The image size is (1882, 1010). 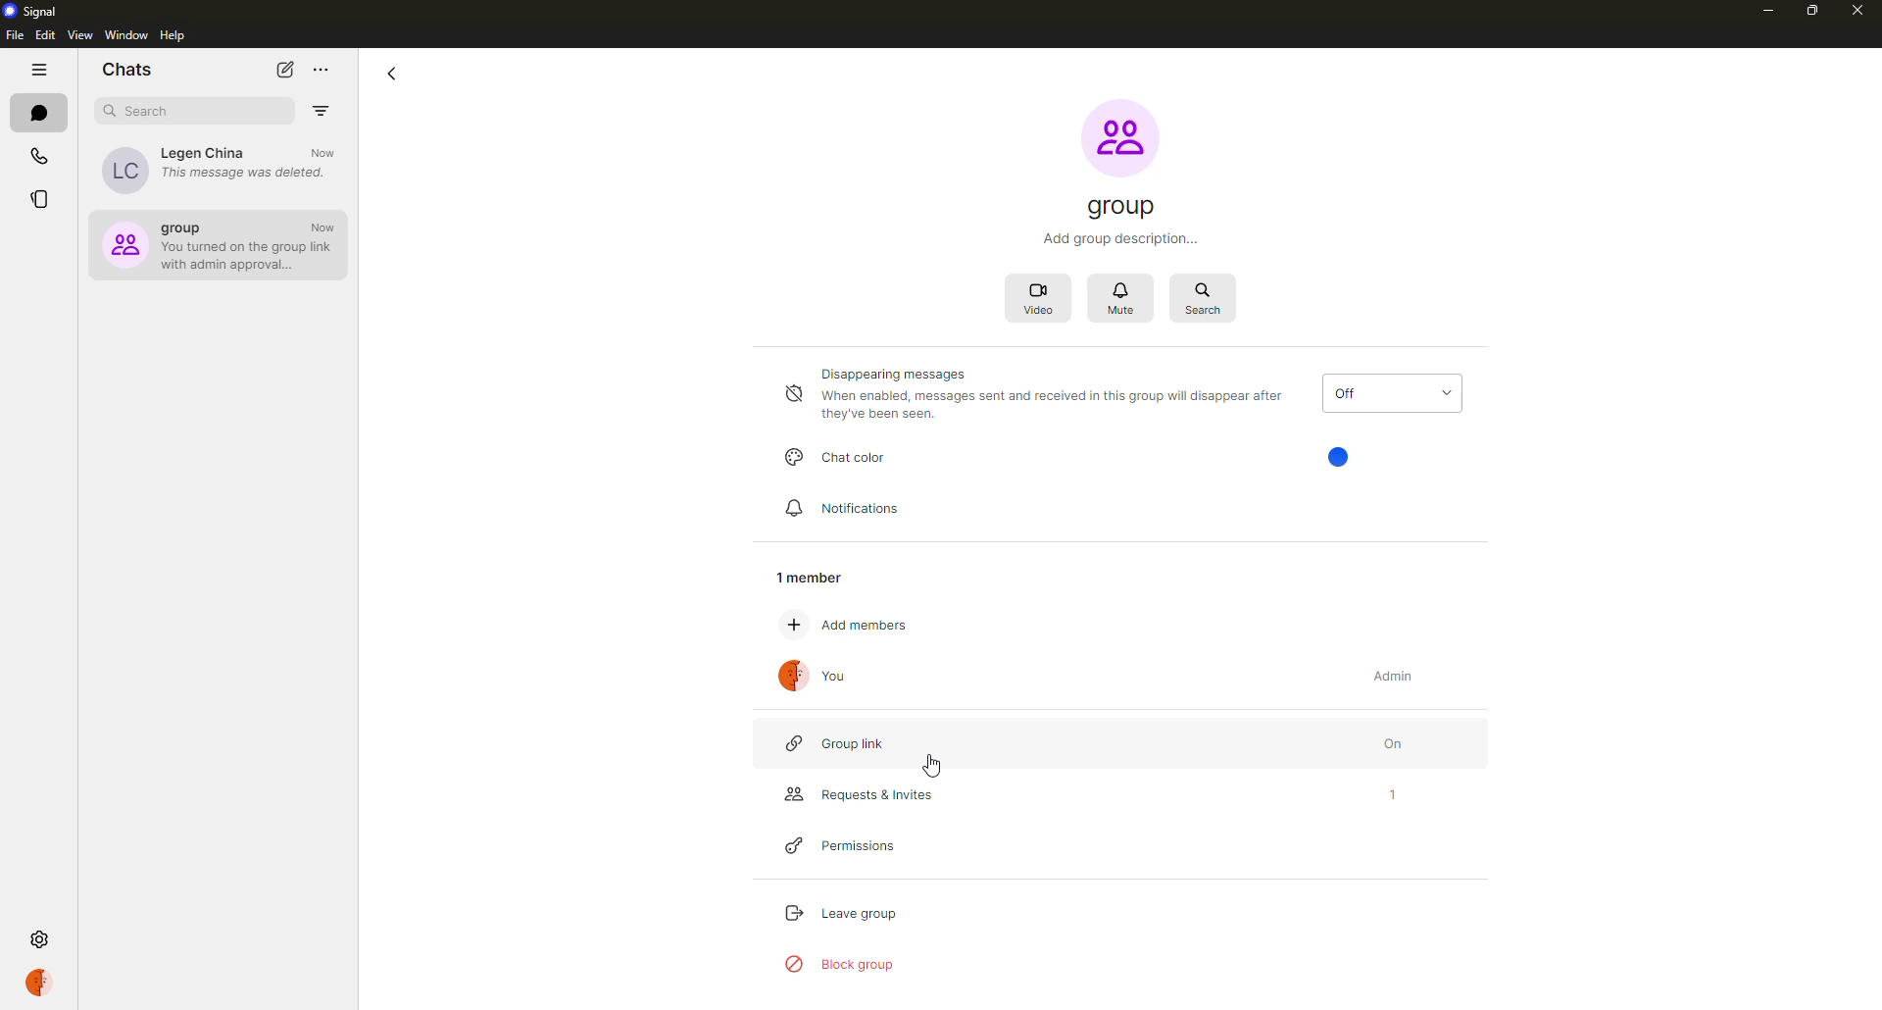 I want to click on search, so click(x=1206, y=297).